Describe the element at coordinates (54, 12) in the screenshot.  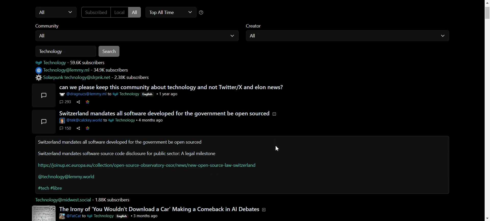
I see `All` at that location.